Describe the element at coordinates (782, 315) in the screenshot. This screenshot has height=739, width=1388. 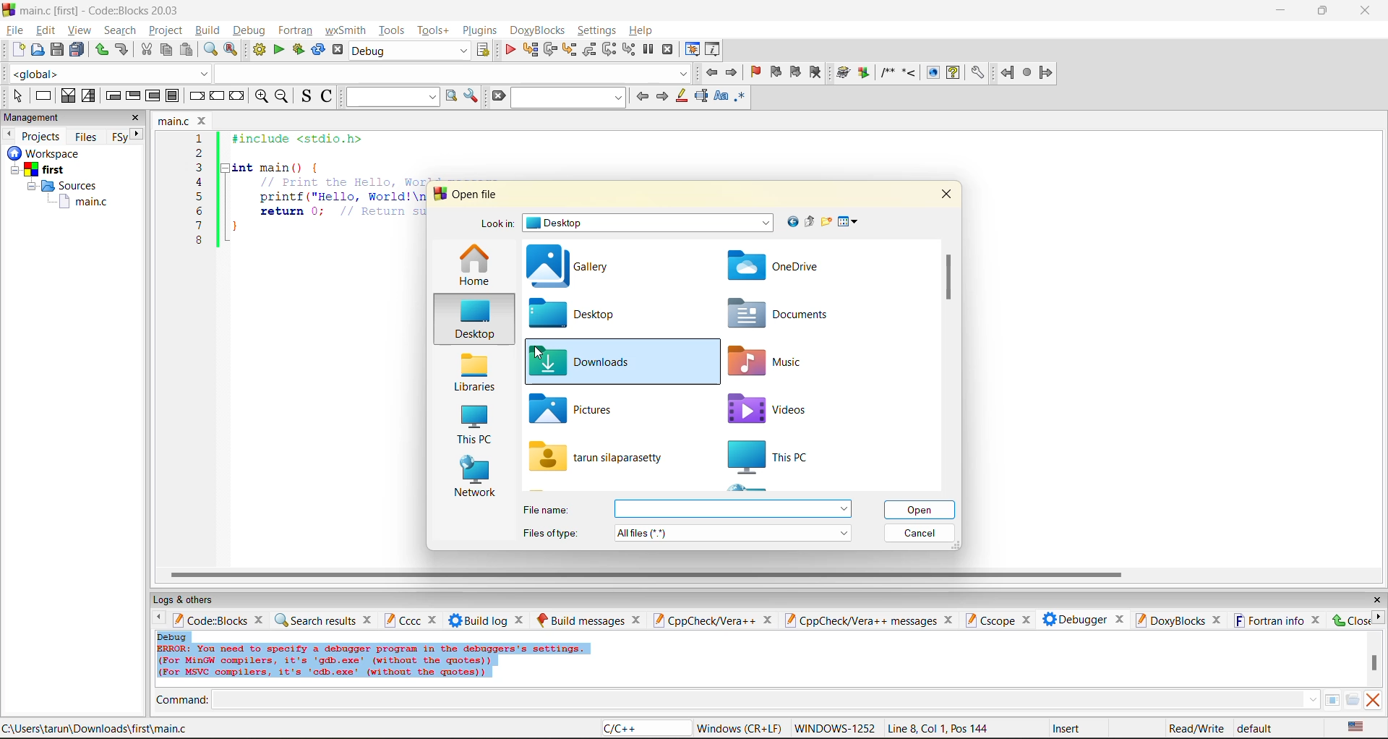
I see `documents` at that location.